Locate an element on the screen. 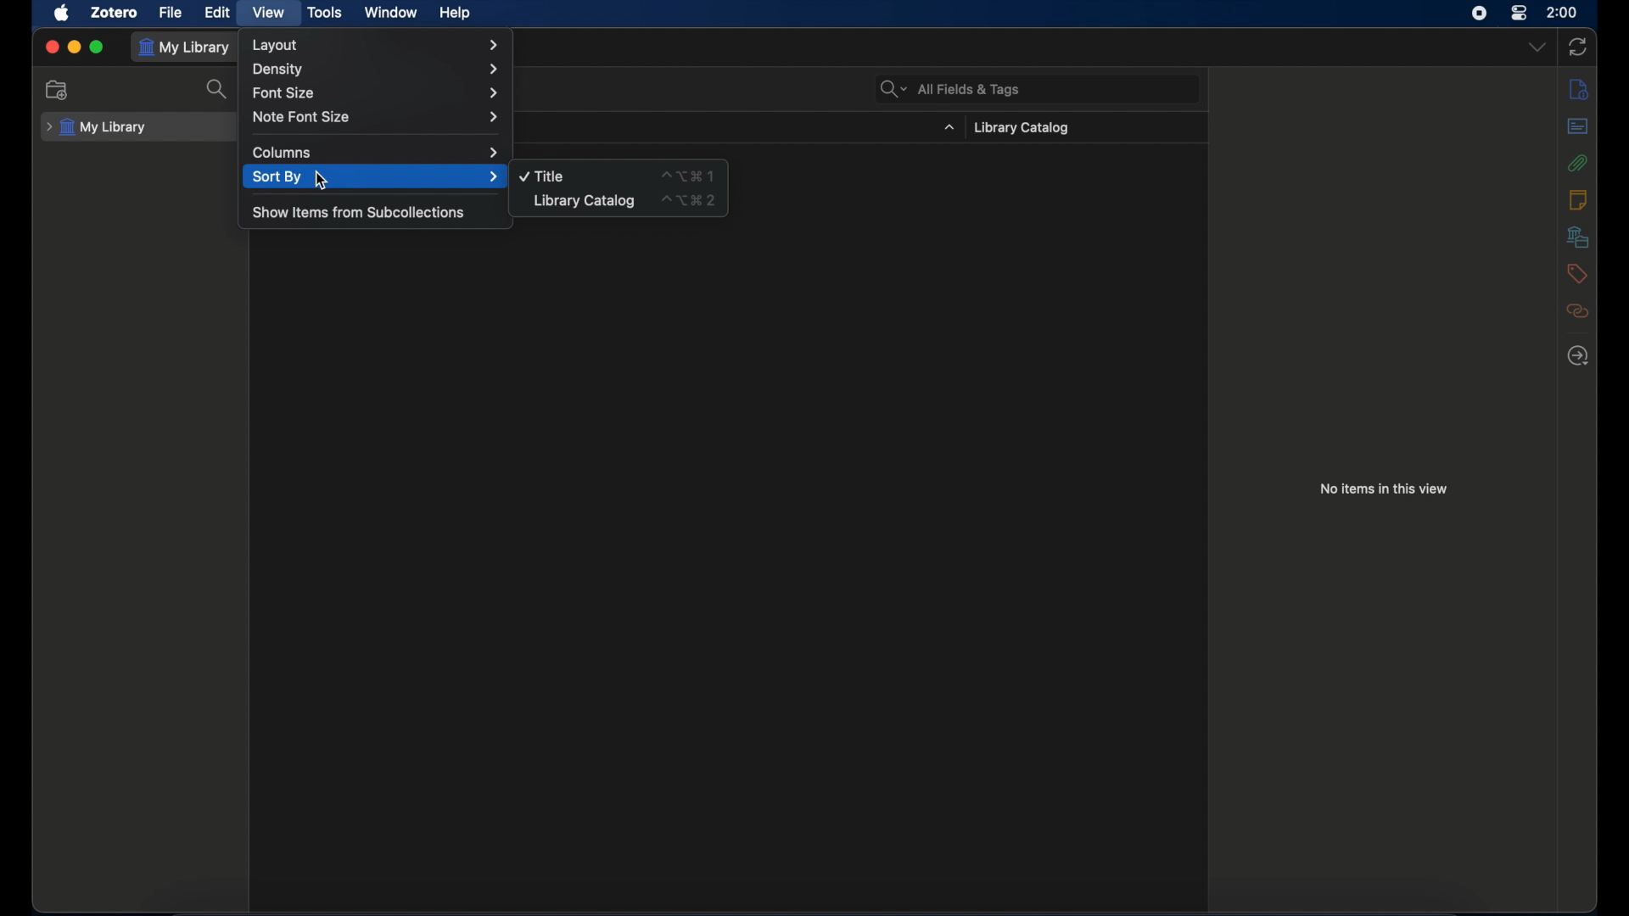  related is located at coordinates (1579, 311).